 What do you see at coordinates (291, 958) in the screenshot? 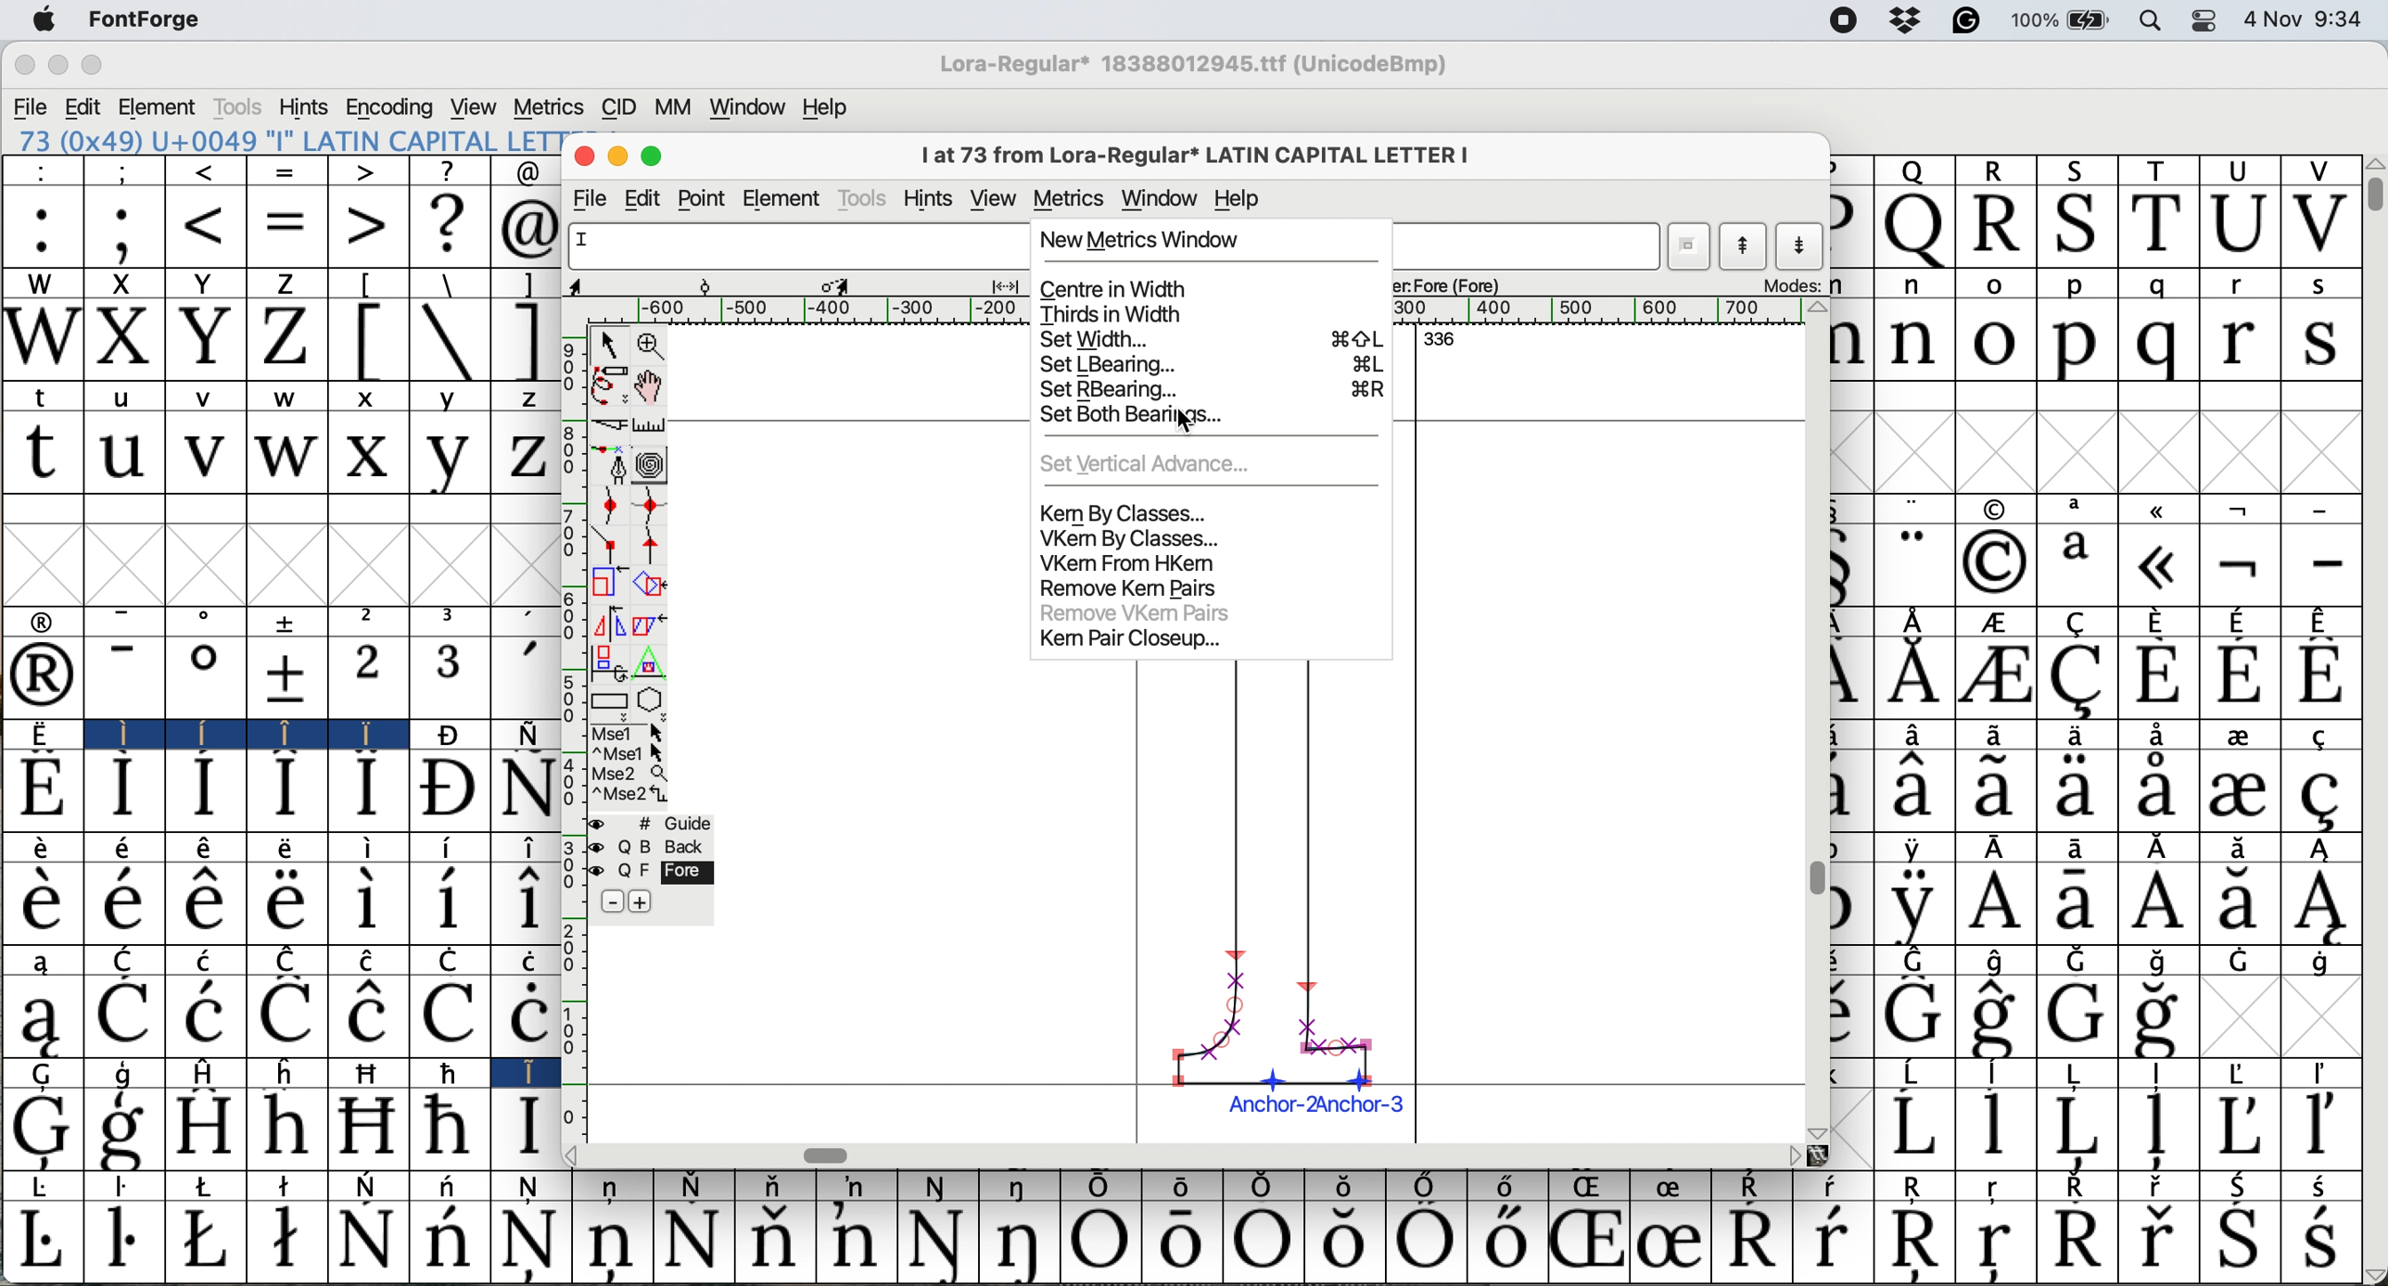
I see `Symbol` at bounding box center [291, 958].